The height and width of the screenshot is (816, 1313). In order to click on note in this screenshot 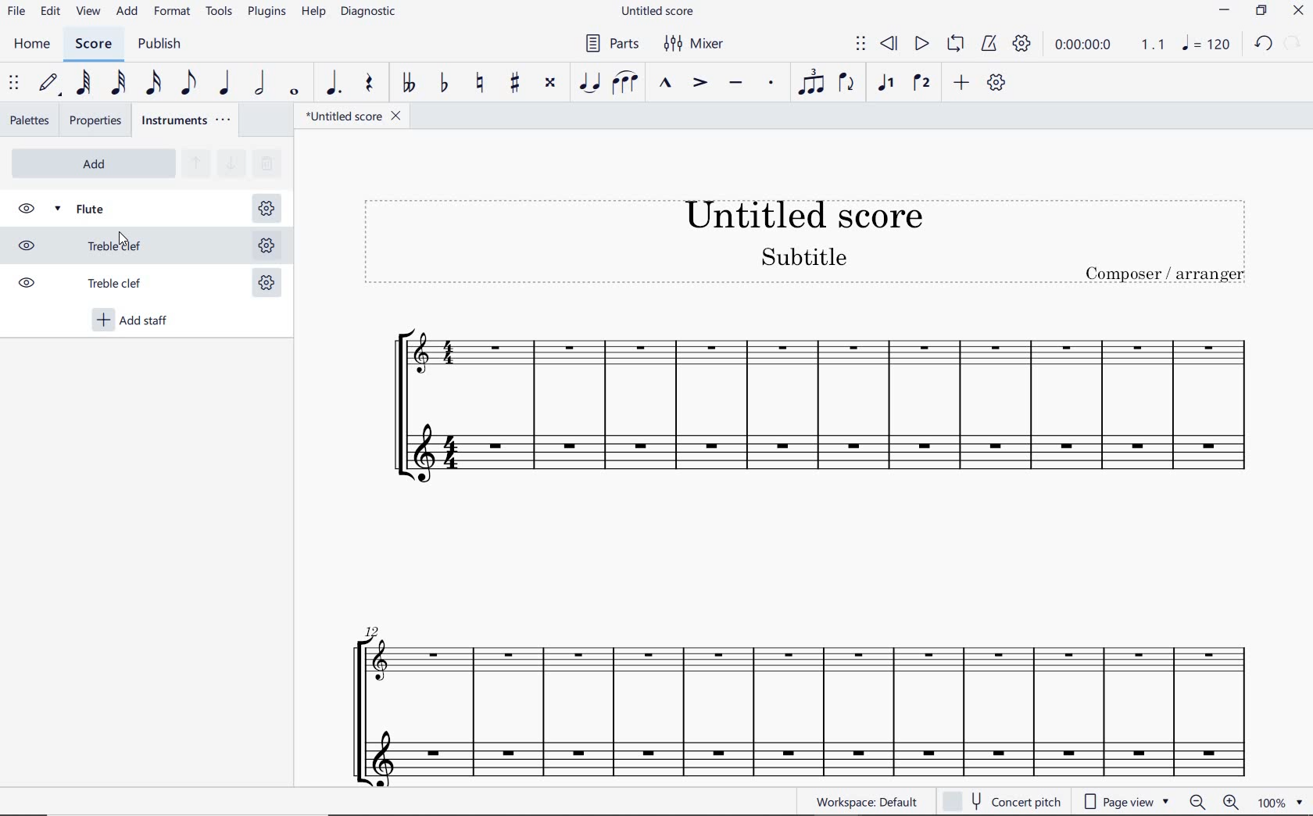, I will do `click(1210, 43)`.